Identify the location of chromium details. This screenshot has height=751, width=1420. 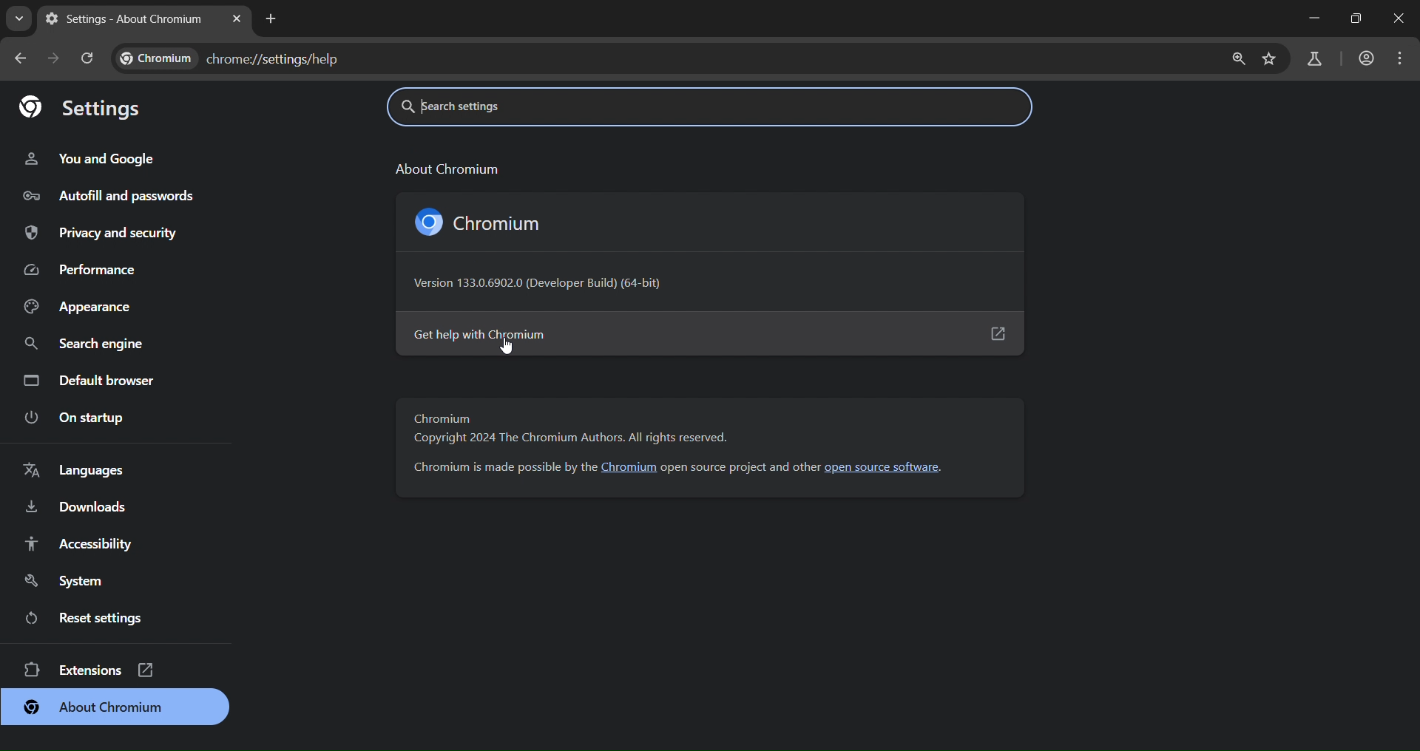
(501, 468).